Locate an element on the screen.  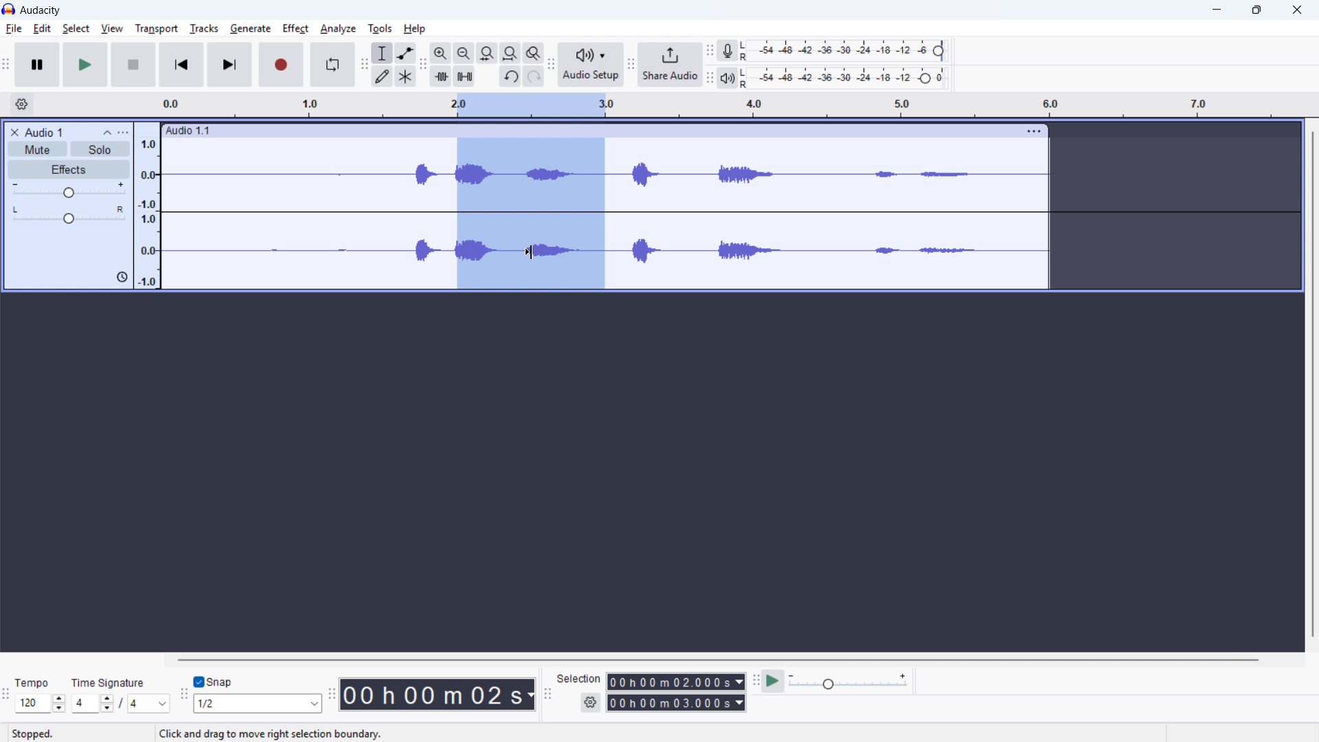
recording metre toolbar is located at coordinates (711, 50).